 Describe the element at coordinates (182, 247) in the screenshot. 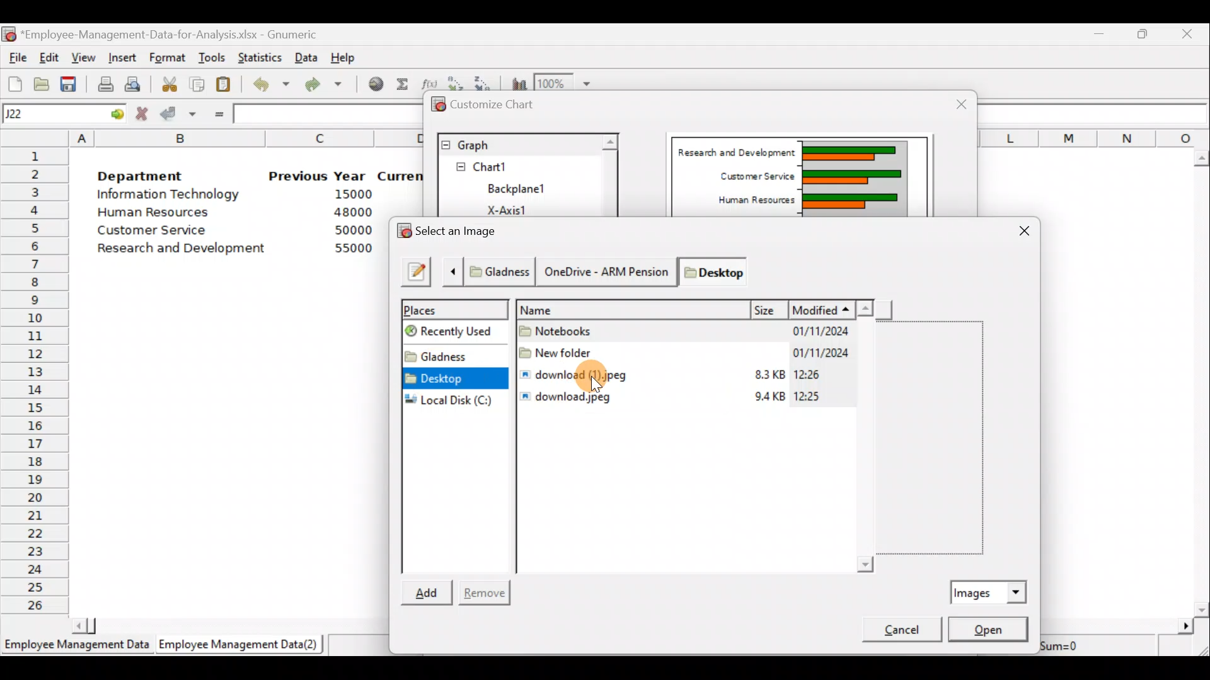

I see `Research and development` at that location.